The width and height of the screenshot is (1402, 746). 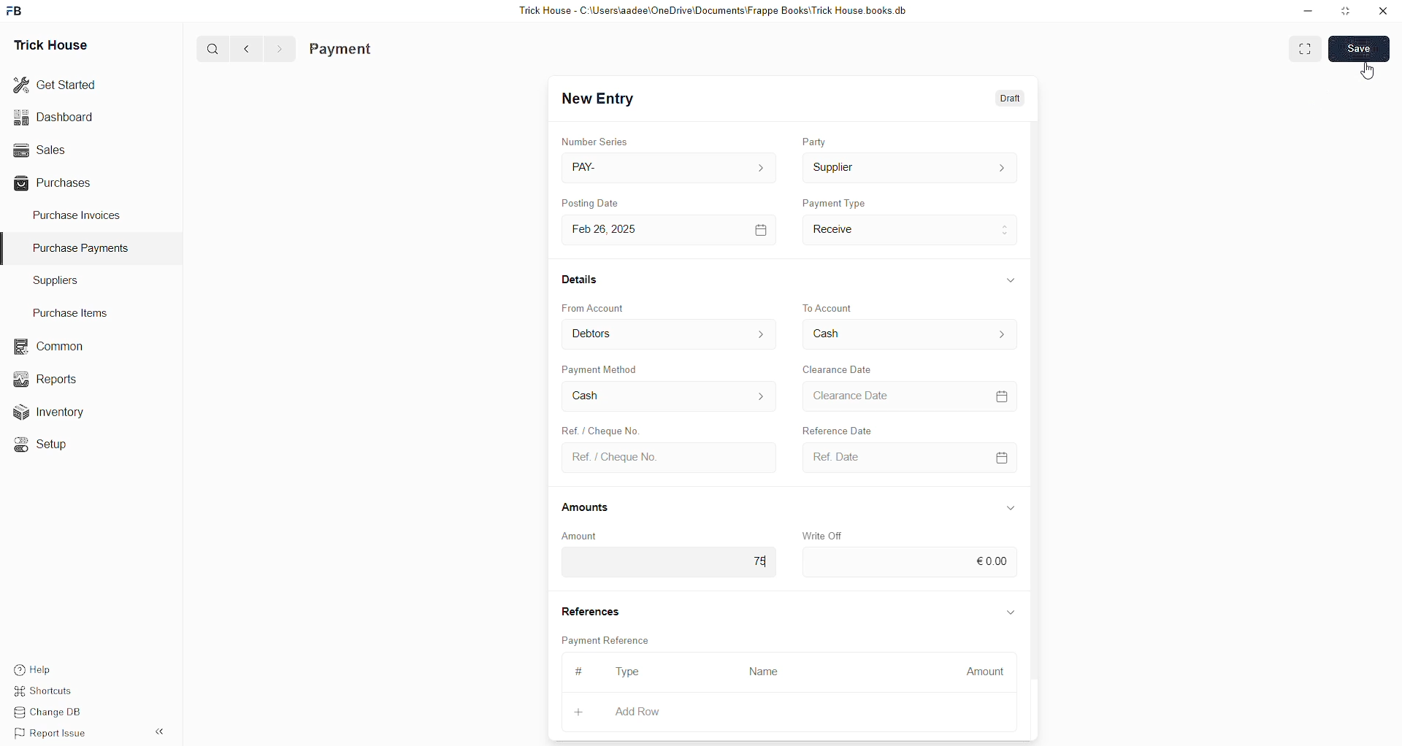 I want to click on New Entry, so click(x=598, y=100).